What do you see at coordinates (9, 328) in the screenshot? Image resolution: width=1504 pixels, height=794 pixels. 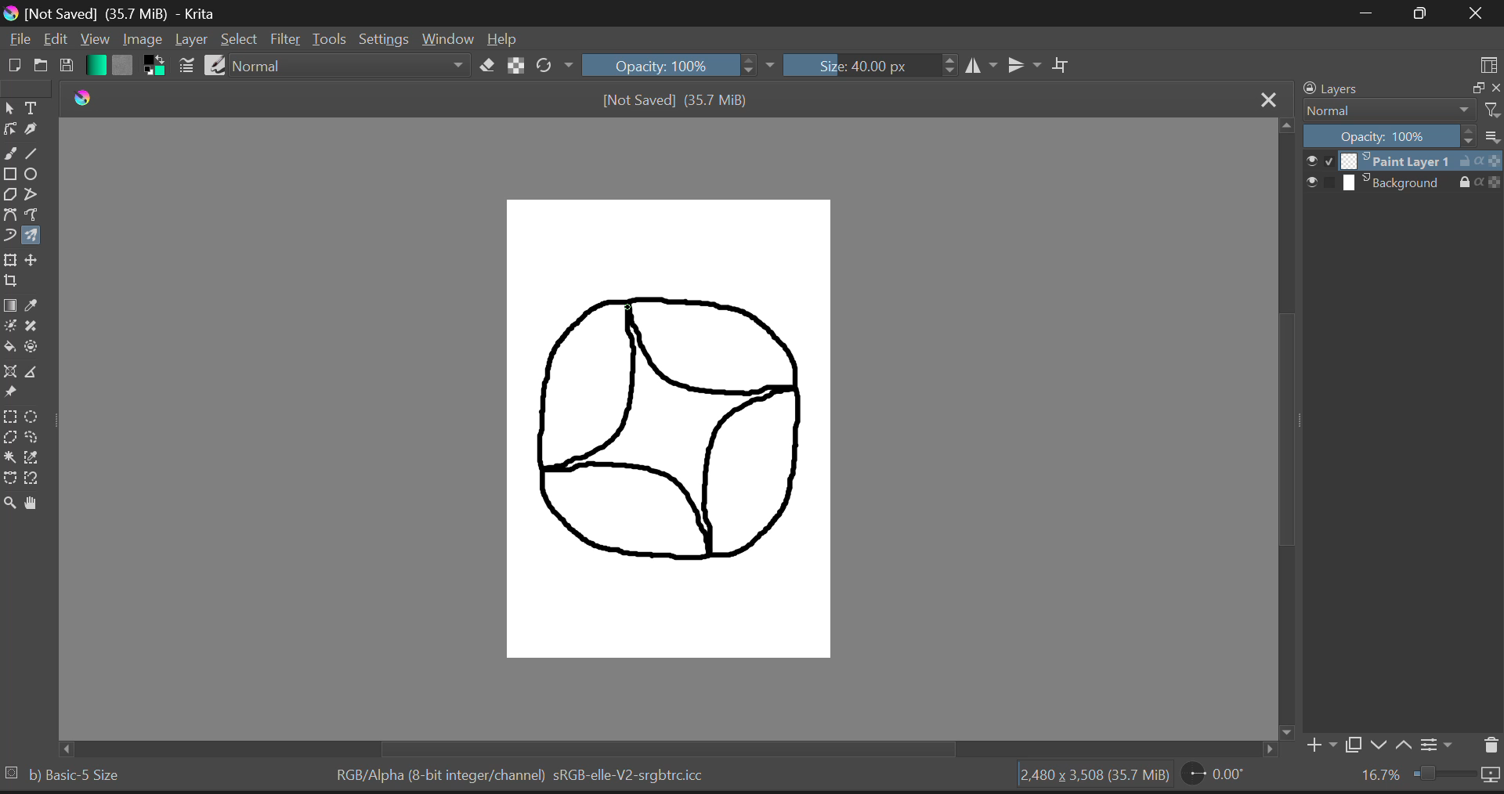 I see `Colorize Mask Tool` at bounding box center [9, 328].